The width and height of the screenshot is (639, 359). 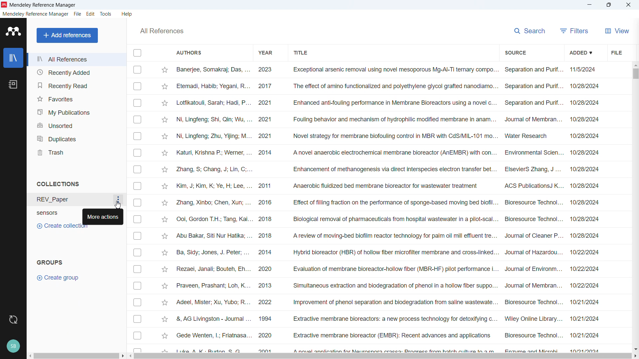 What do you see at coordinates (76, 98) in the screenshot?
I see `Favourites ` at bounding box center [76, 98].